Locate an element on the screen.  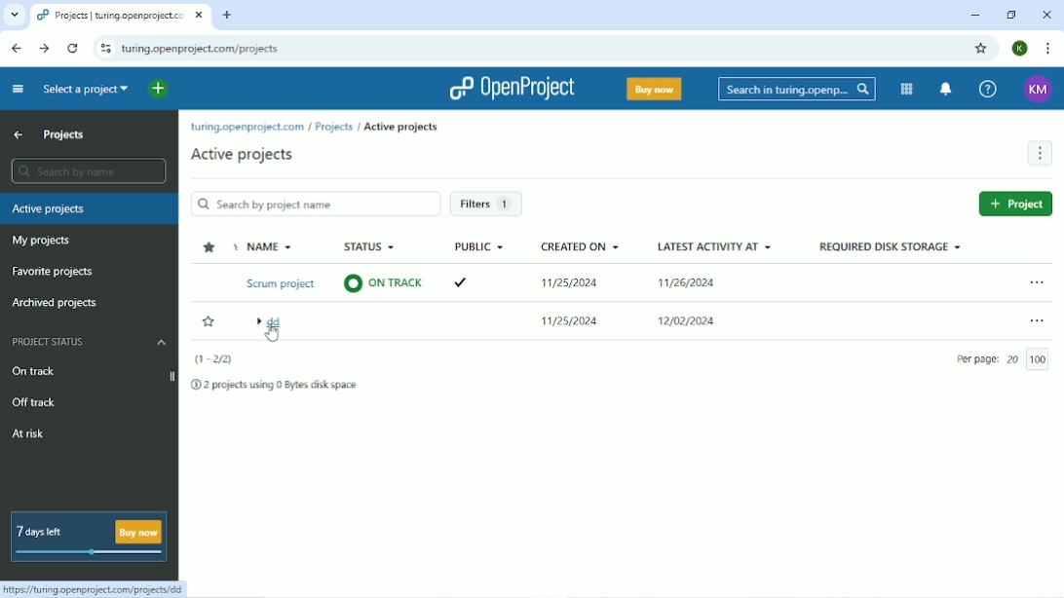
View site information is located at coordinates (104, 48).